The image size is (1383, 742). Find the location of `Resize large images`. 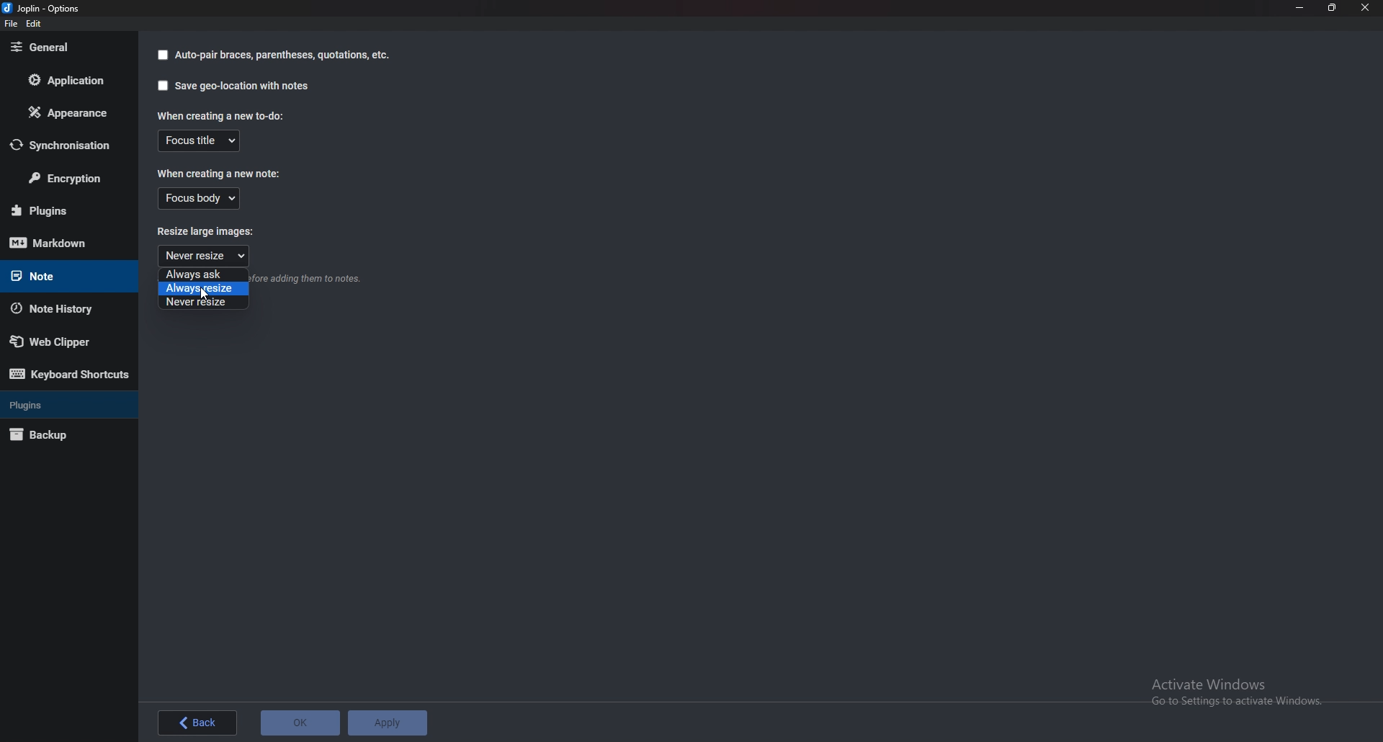

Resize large images is located at coordinates (216, 231).